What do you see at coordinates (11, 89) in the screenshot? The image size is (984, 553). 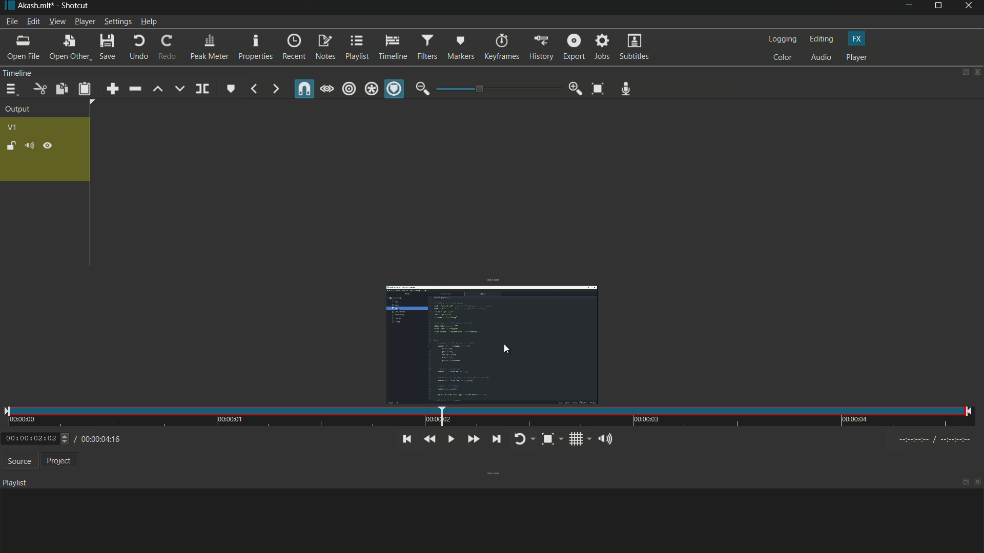 I see `timeline menu` at bounding box center [11, 89].